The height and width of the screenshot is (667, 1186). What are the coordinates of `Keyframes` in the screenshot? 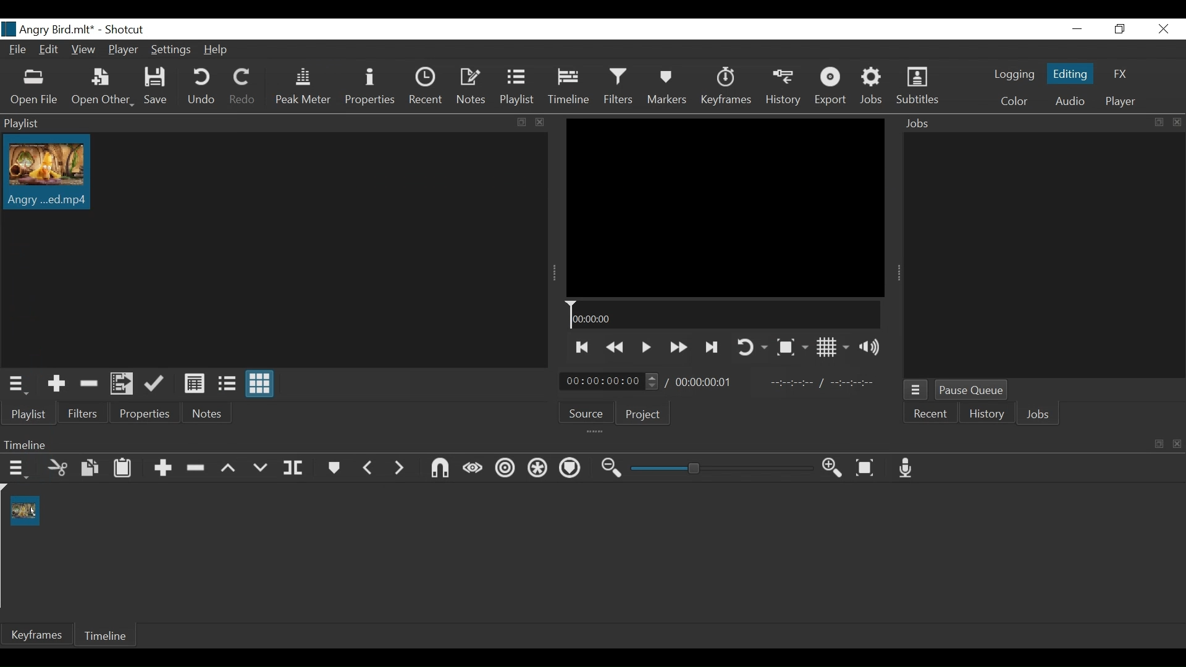 It's located at (726, 86).